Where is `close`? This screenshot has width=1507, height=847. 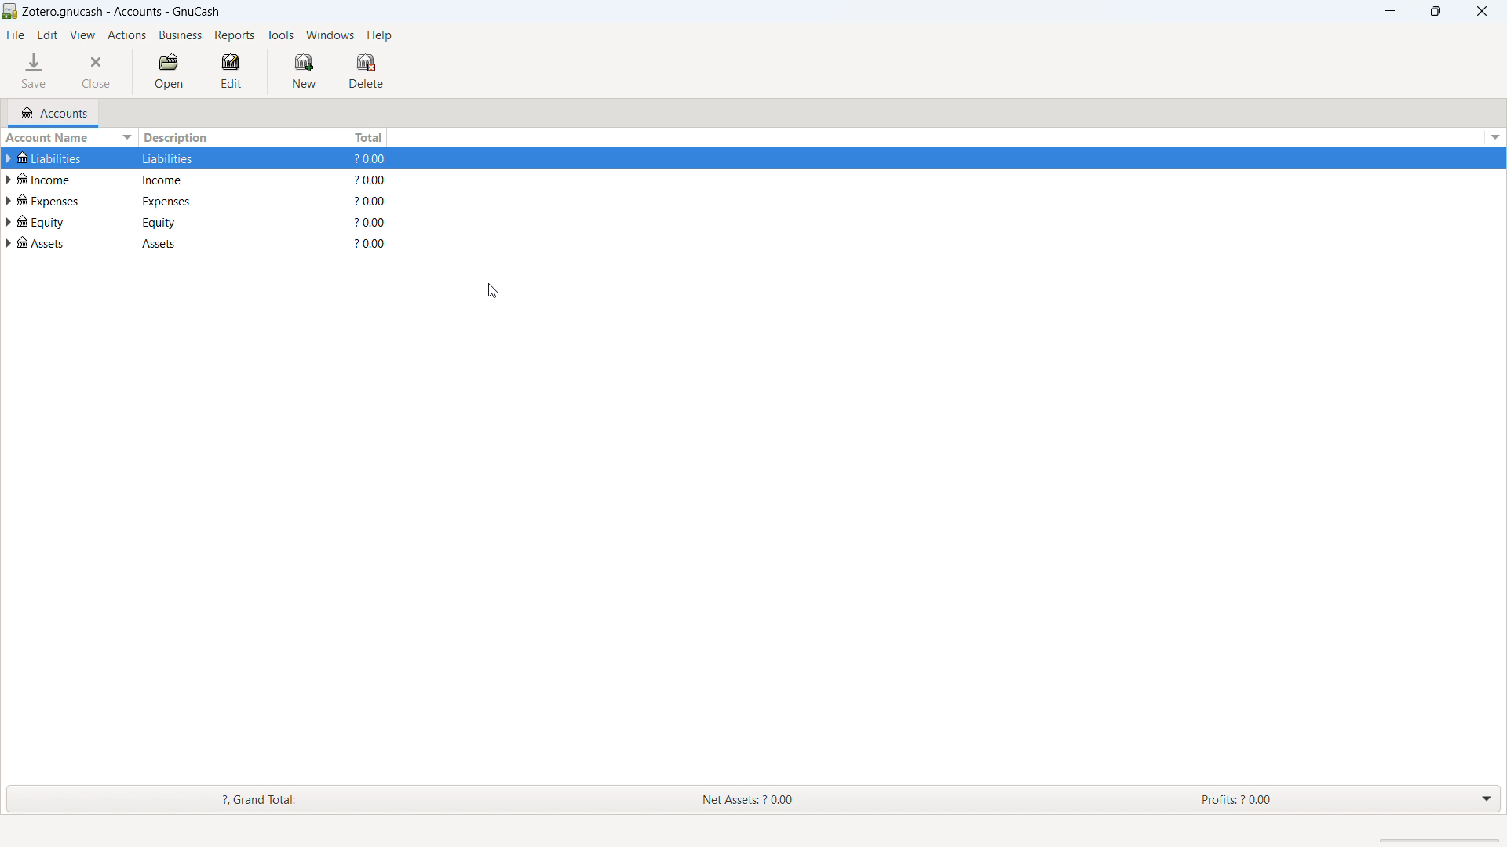
close is located at coordinates (1483, 11).